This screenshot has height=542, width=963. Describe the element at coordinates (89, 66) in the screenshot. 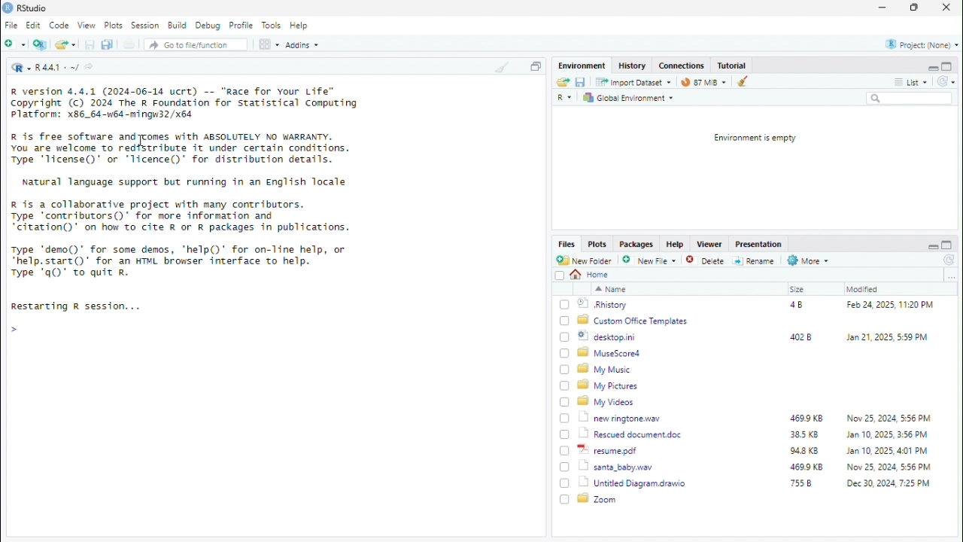

I see `share` at that location.